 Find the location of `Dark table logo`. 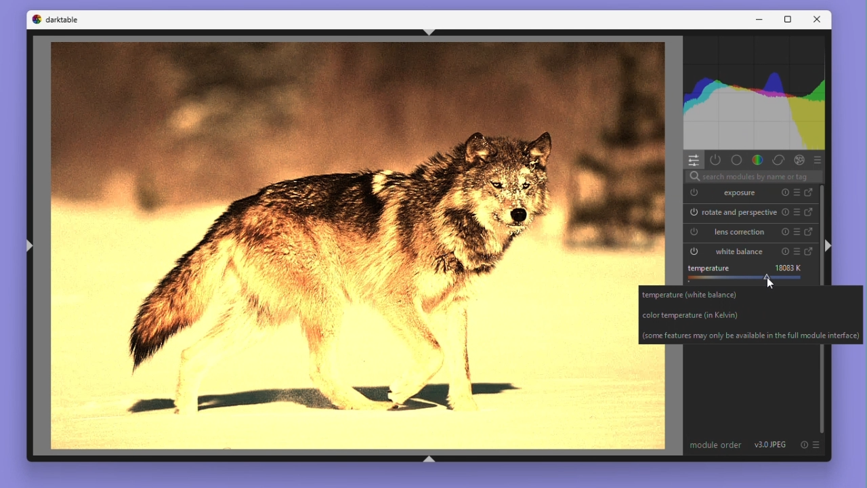

Dark table logo is located at coordinates (57, 21).